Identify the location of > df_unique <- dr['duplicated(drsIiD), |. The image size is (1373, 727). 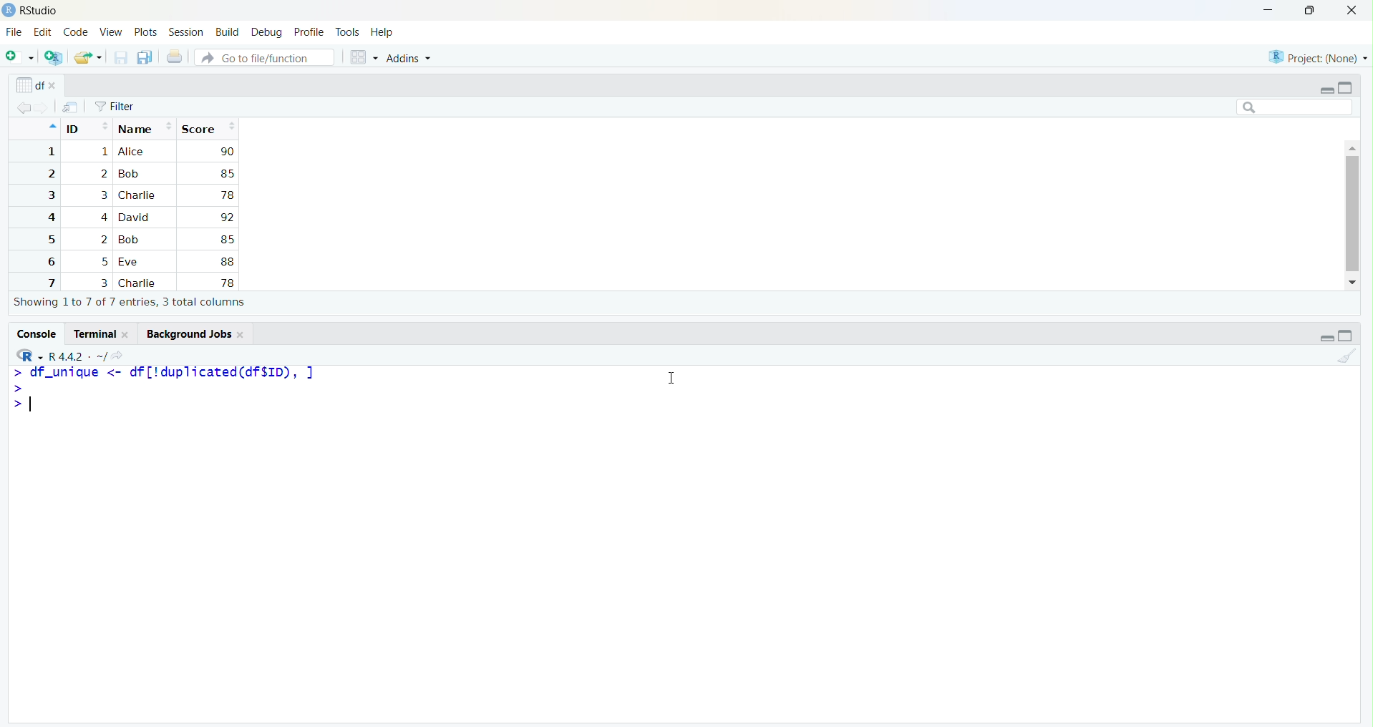
(174, 372).